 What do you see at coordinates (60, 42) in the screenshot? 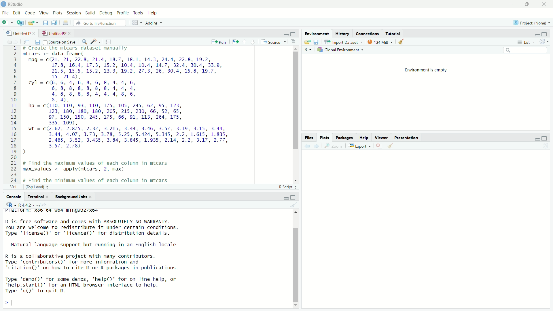
I see `| Source on Save` at bounding box center [60, 42].